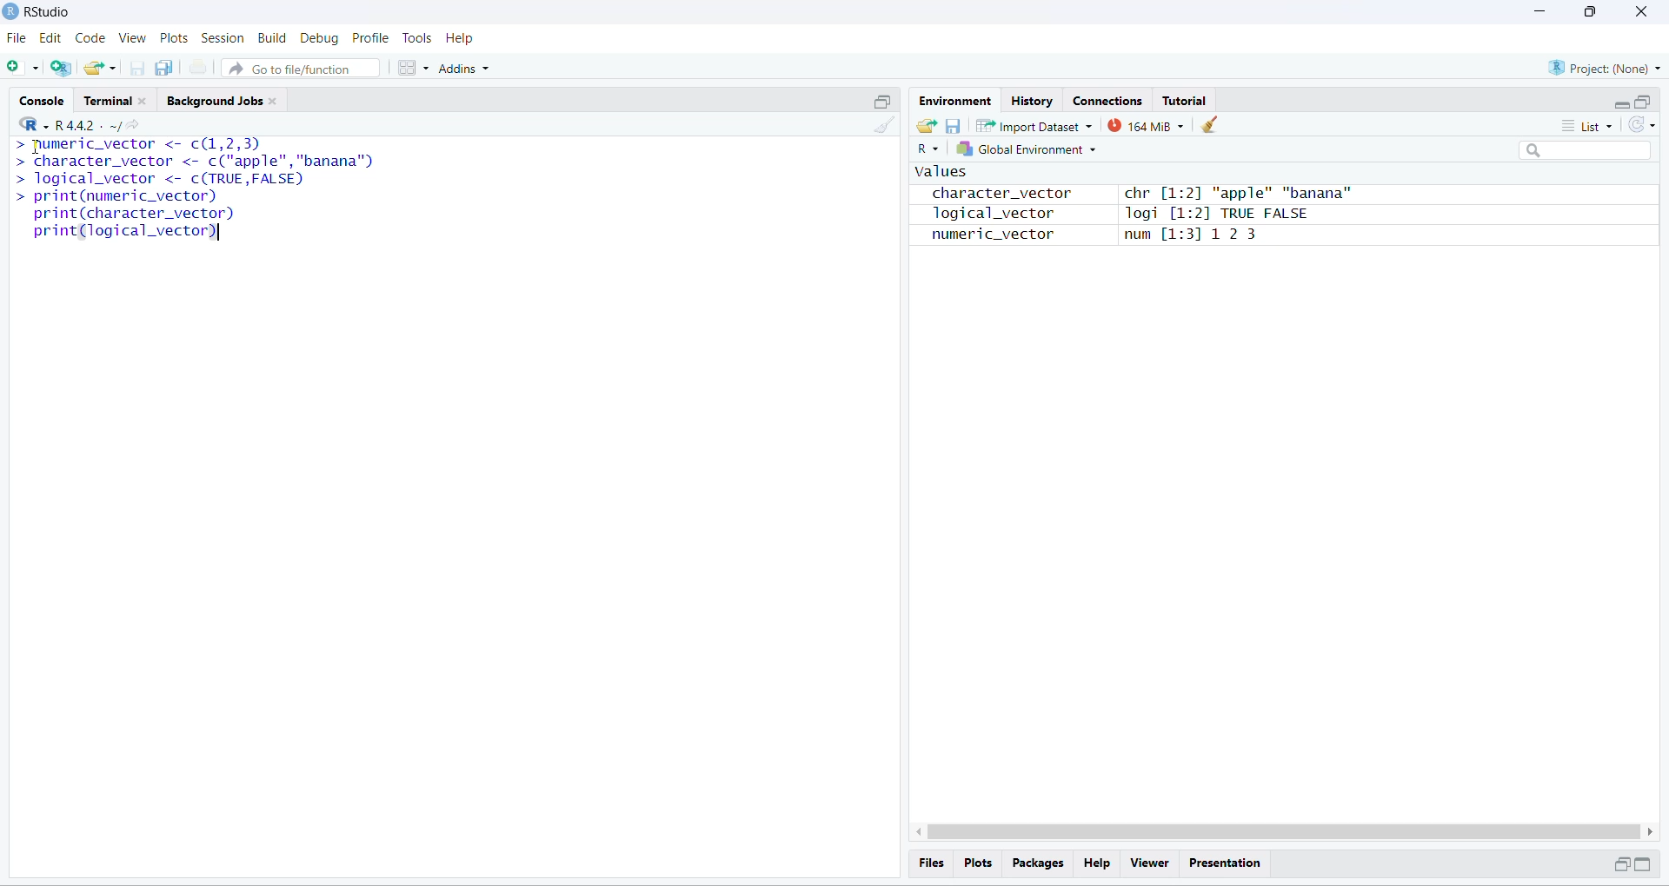 This screenshot has height=886, width=1669. What do you see at coordinates (34, 147) in the screenshot?
I see `cursor` at bounding box center [34, 147].